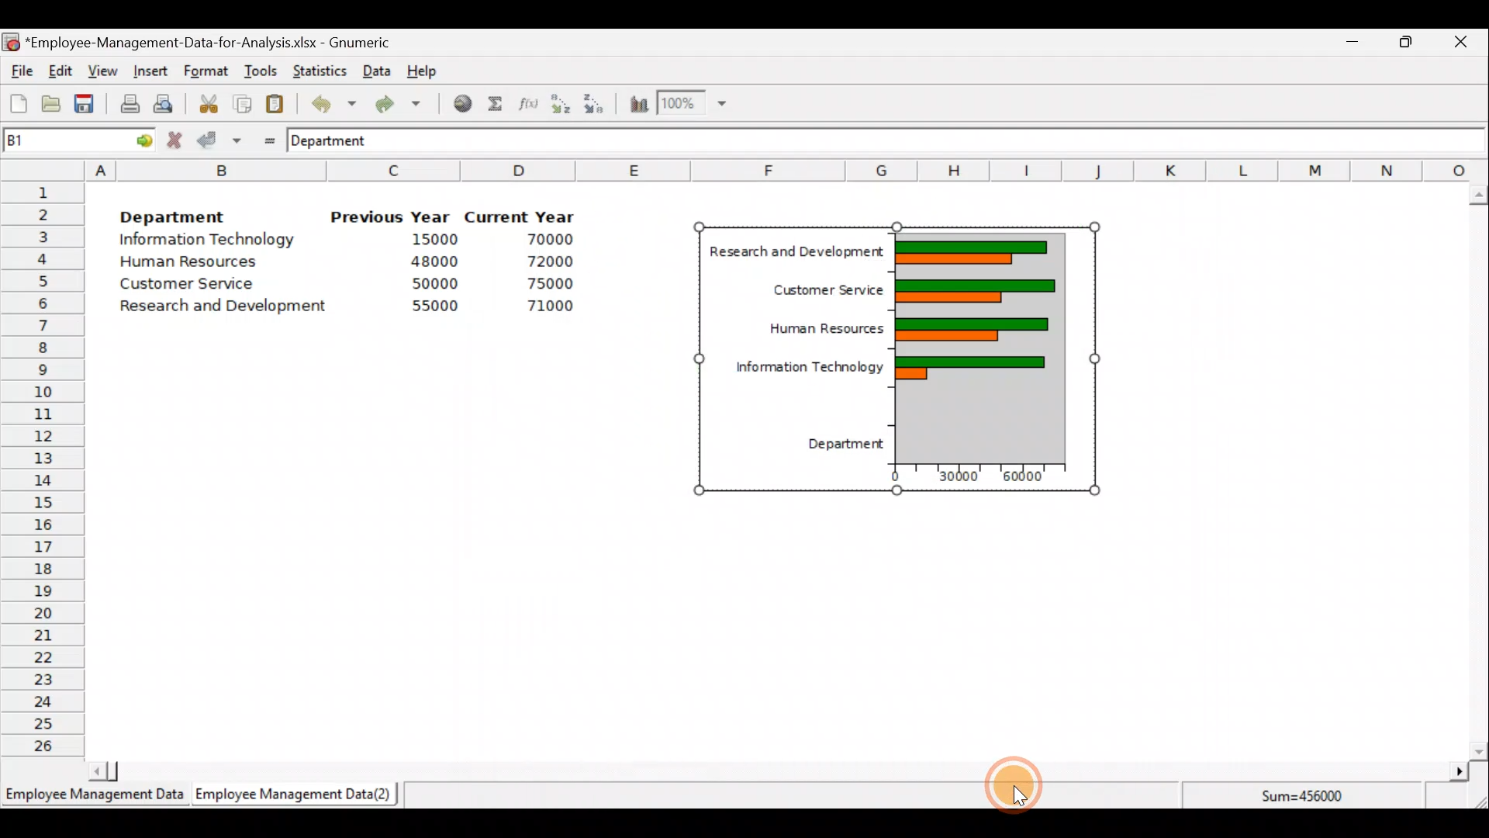 This screenshot has height=838, width=1489. Describe the element at coordinates (191, 287) in the screenshot. I see `Customer Service` at that location.